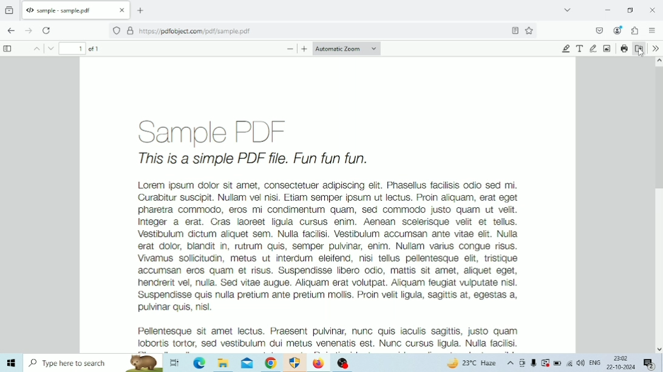 The image size is (663, 372). What do you see at coordinates (73, 48) in the screenshot?
I see `Page number` at bounding box center [73, 48].